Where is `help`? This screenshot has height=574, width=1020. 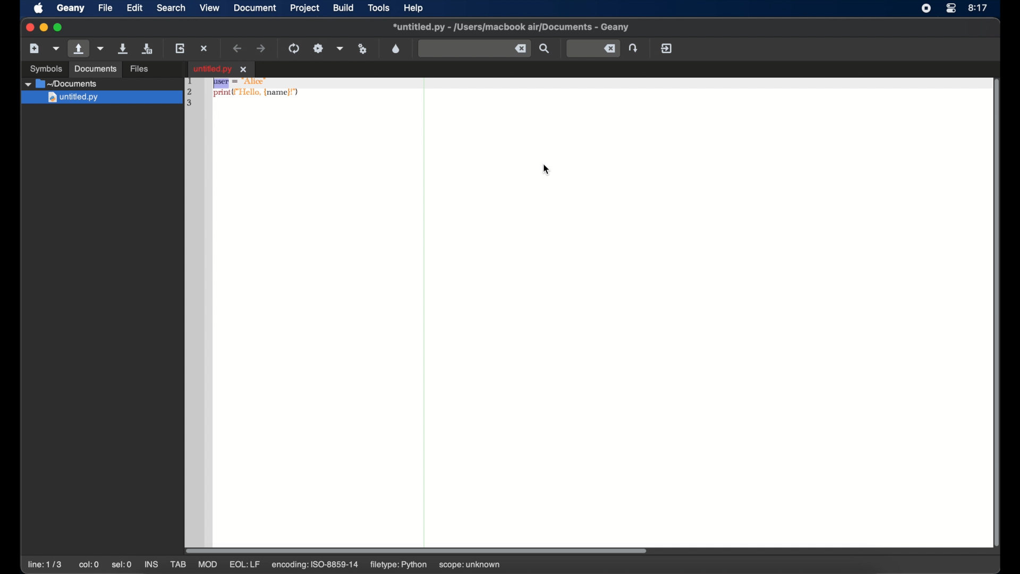 help is located at coordinates (413, 8).